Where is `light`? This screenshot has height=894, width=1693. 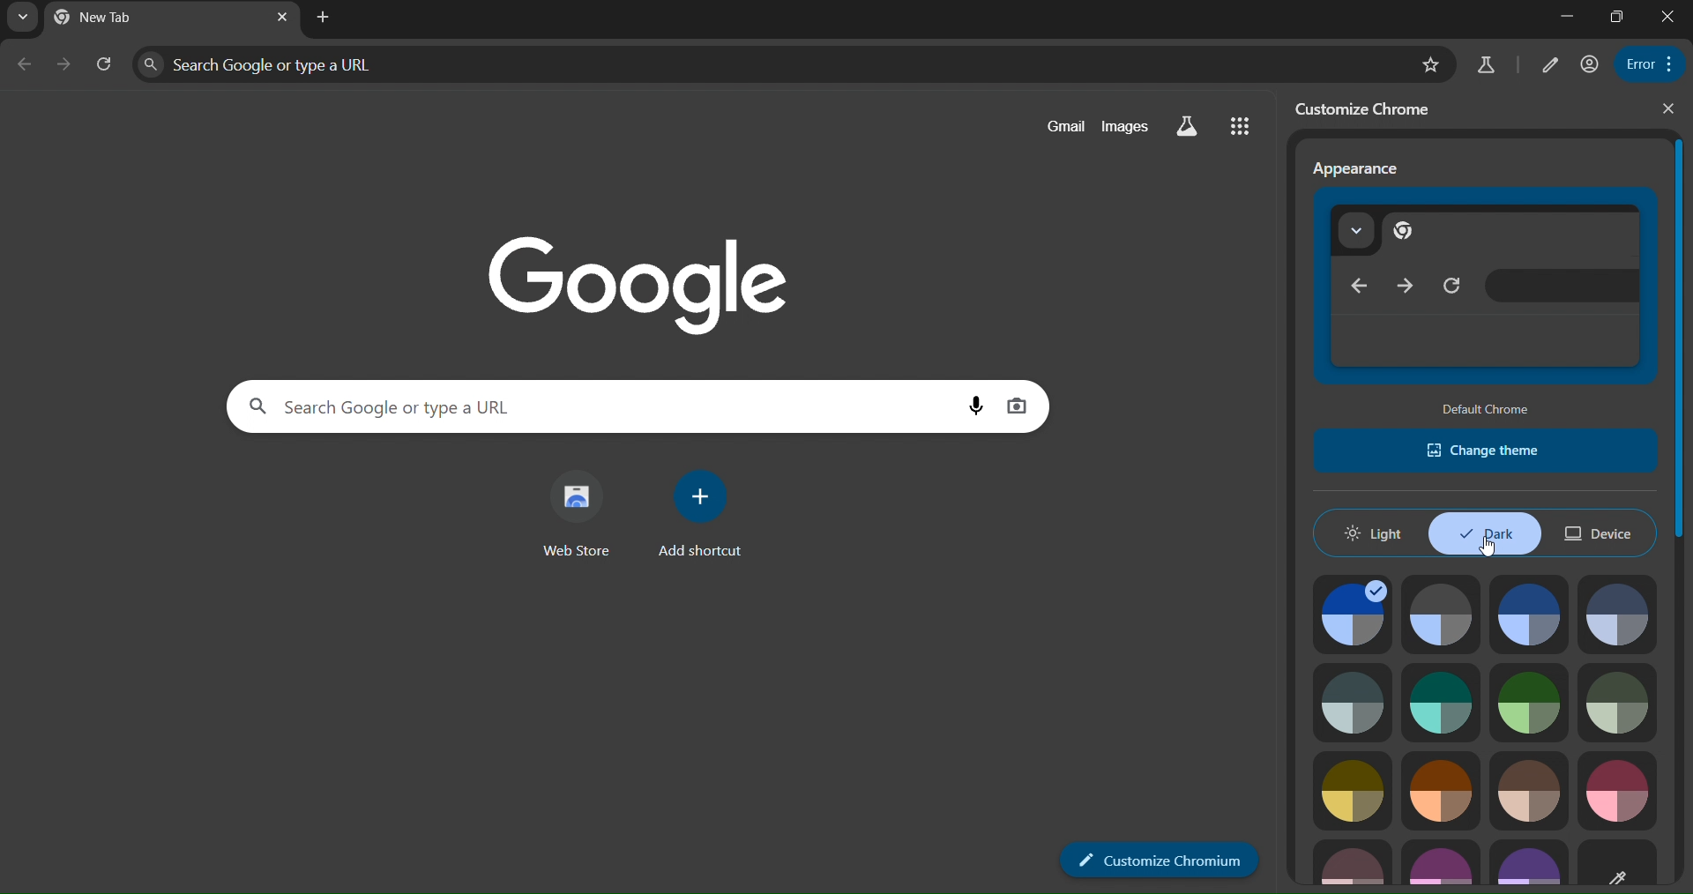
light is located at coordinates (1374, 533).